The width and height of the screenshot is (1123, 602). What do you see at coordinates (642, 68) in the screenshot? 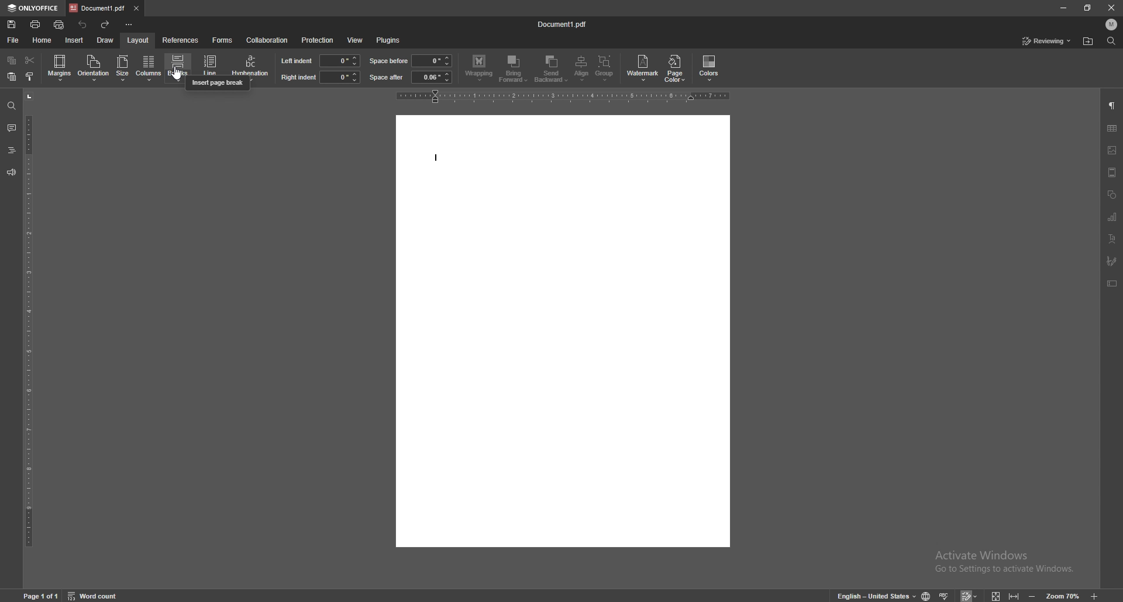
I see `watermark` at bounding box center [642, 68].